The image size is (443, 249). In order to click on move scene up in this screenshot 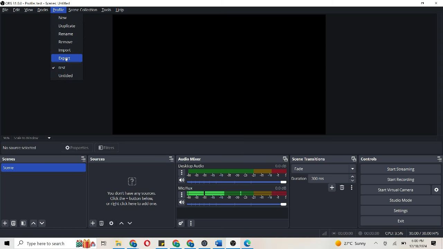, I will do `click(34, 222)`.